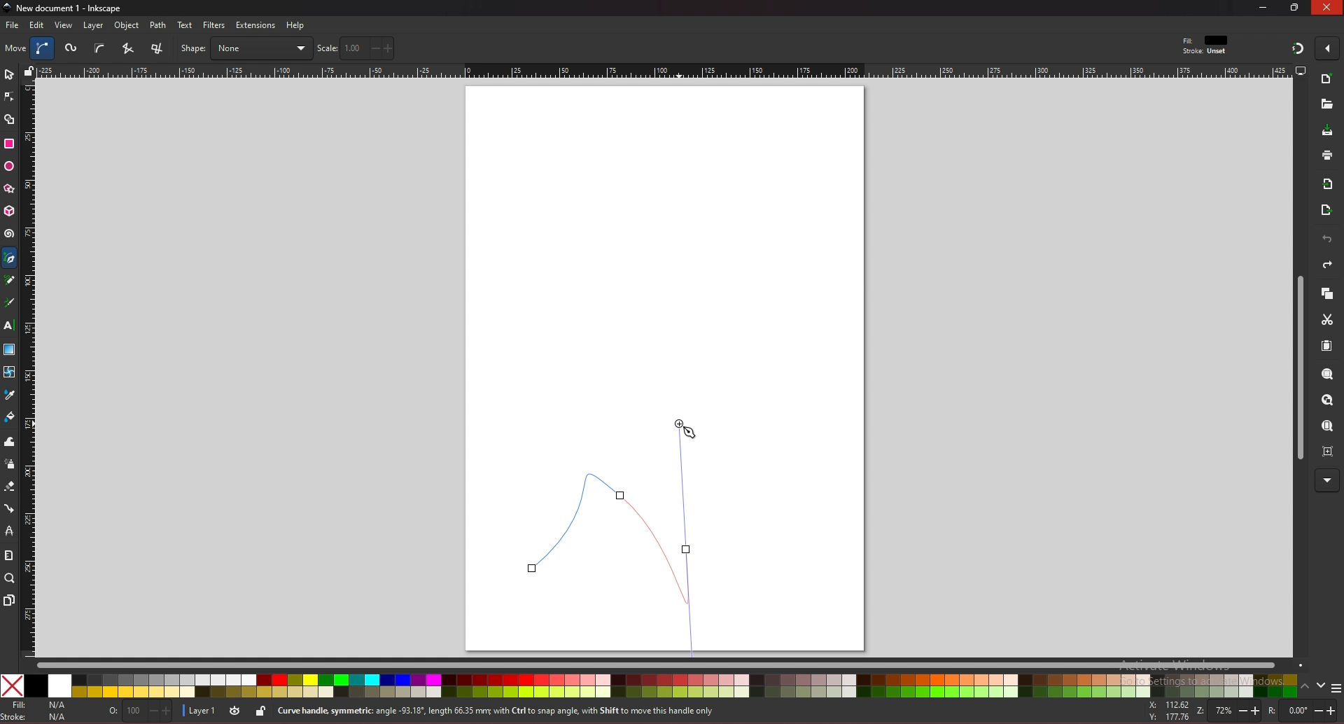  I want to click on spiro path, so click(72, 49).